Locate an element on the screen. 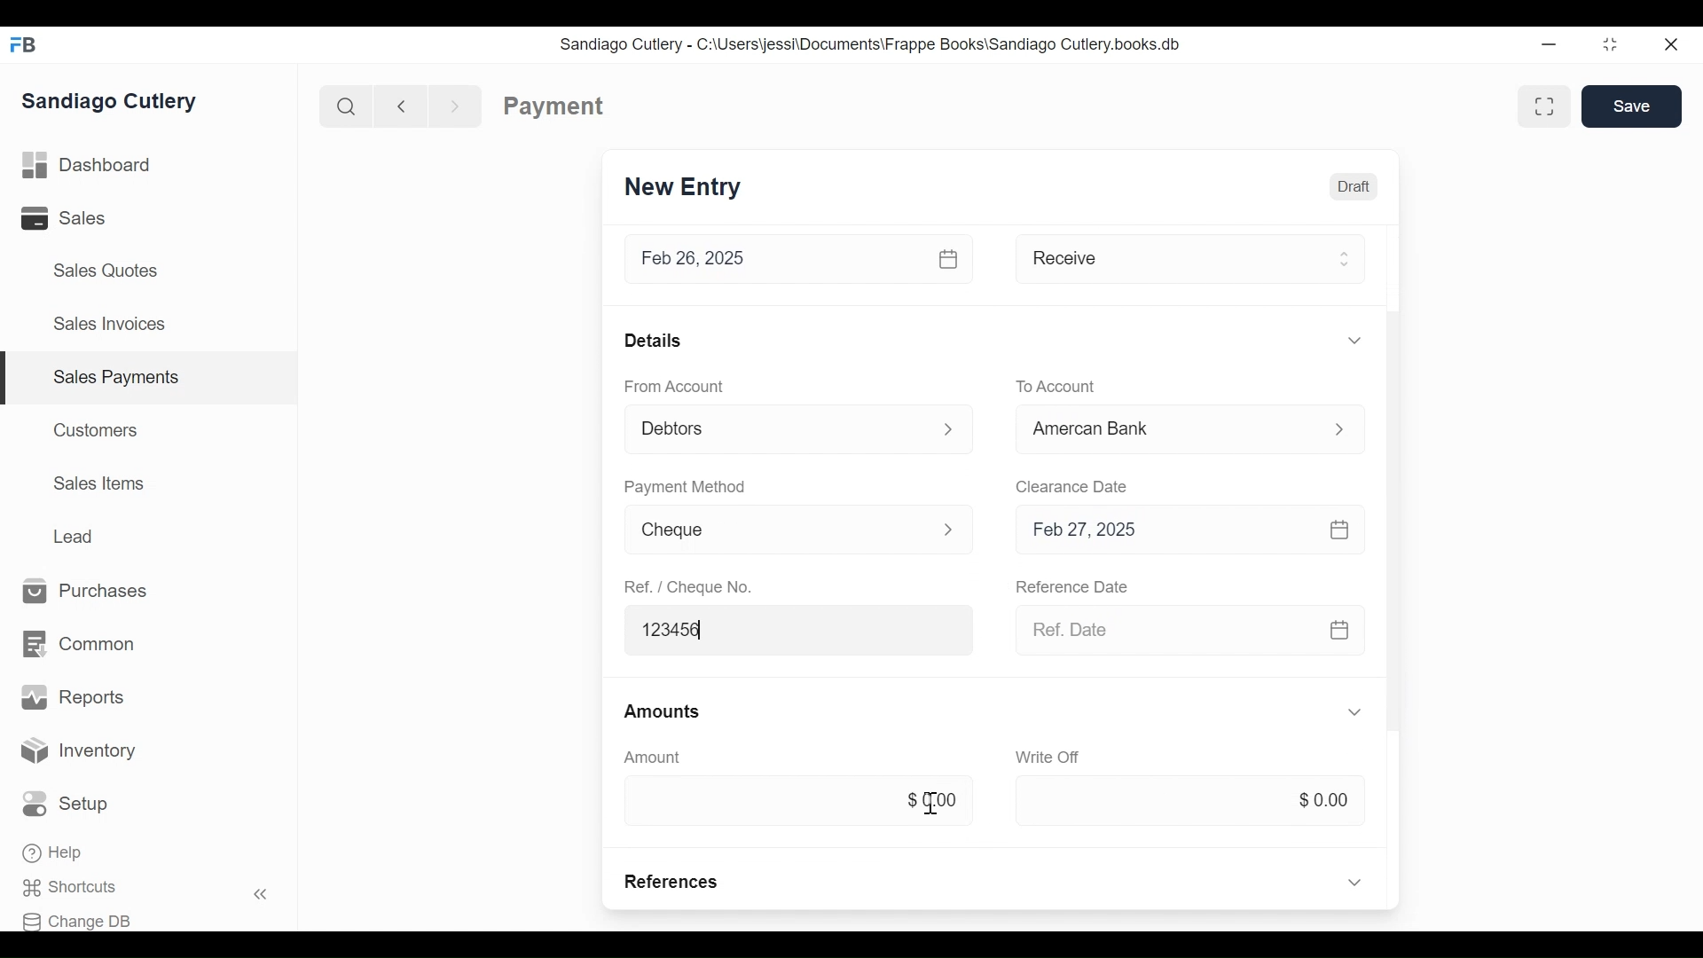 The width and height of the screenshot is (1703, 958). References is located at coordinates (673, 882).